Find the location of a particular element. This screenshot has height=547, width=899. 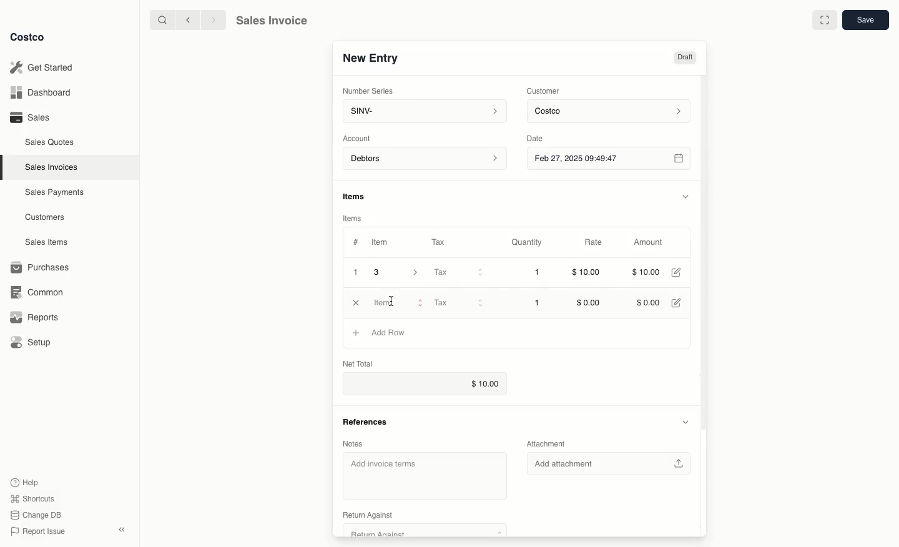

Tax is located at coordinates (458, 273).